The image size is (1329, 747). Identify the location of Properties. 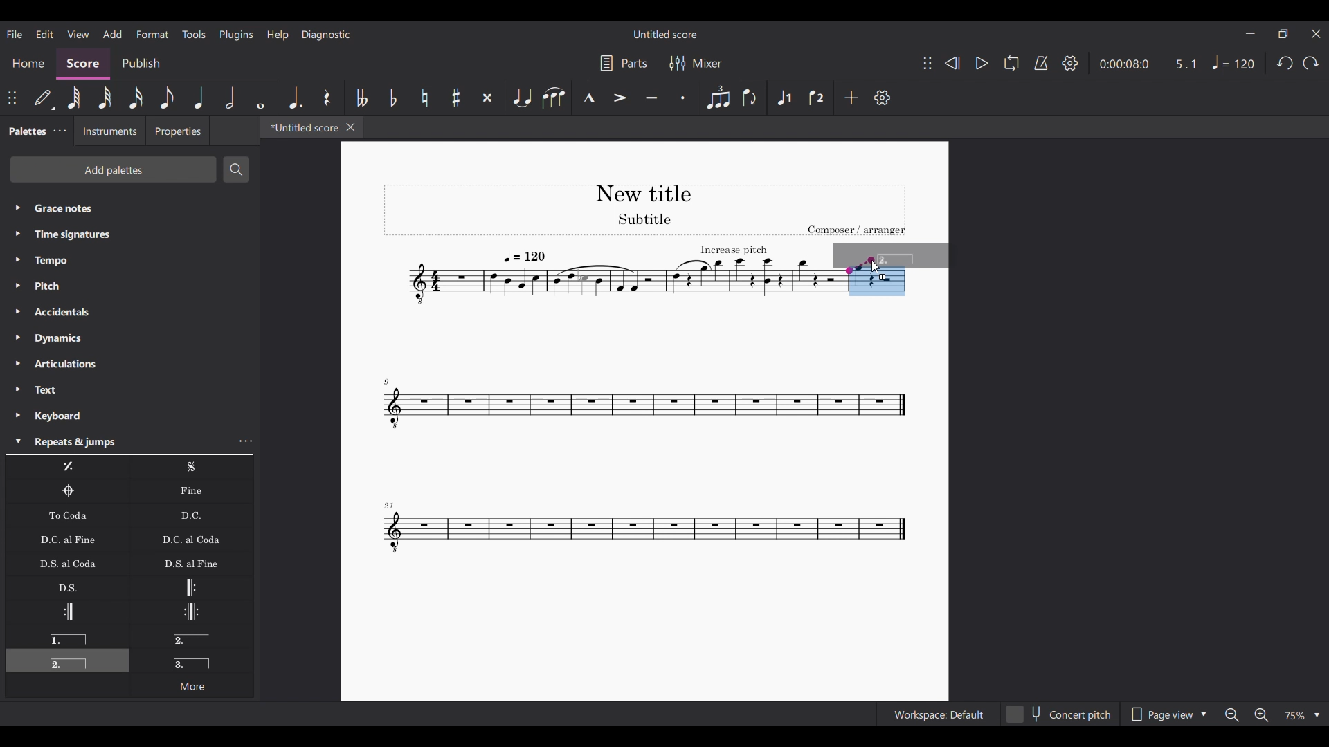
(177, 131).